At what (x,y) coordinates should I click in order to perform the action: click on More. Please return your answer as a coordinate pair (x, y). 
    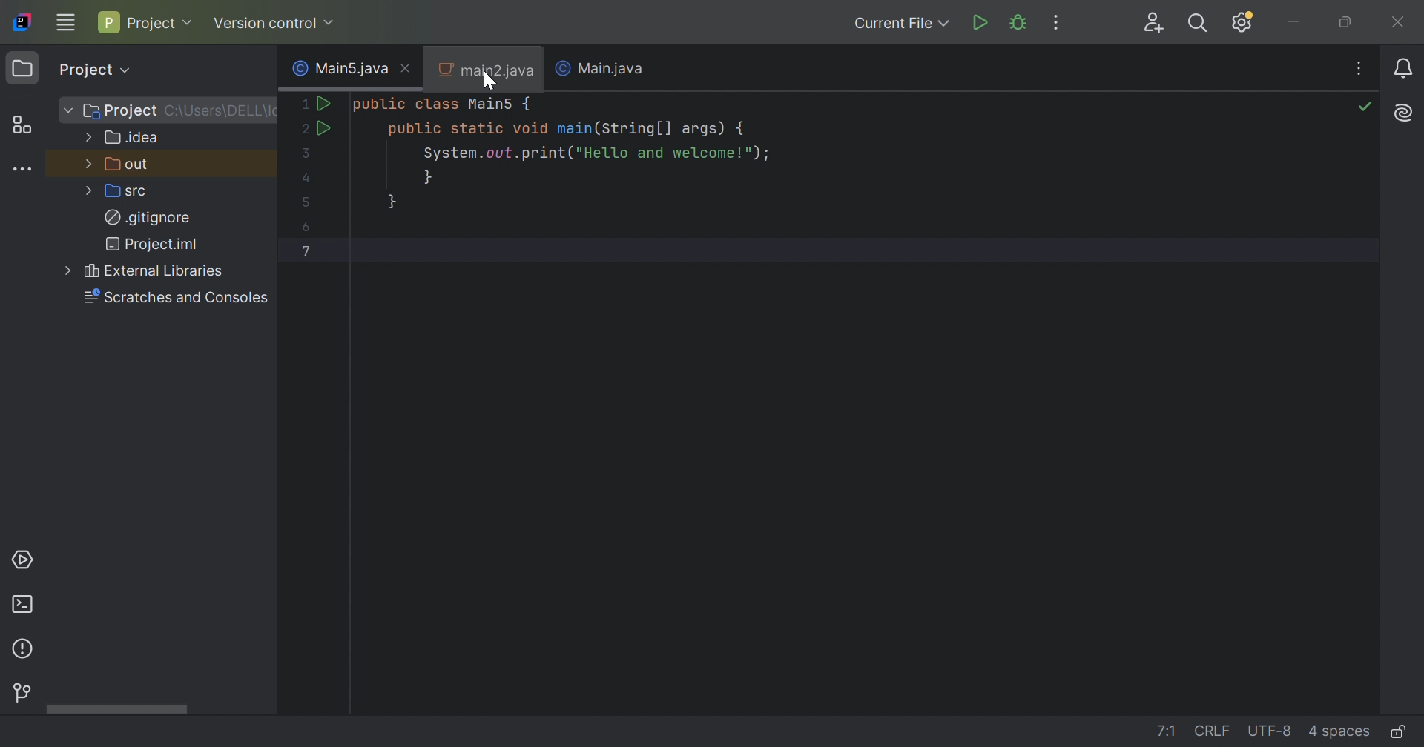
    Looking at the image, I should click on (90, 192).